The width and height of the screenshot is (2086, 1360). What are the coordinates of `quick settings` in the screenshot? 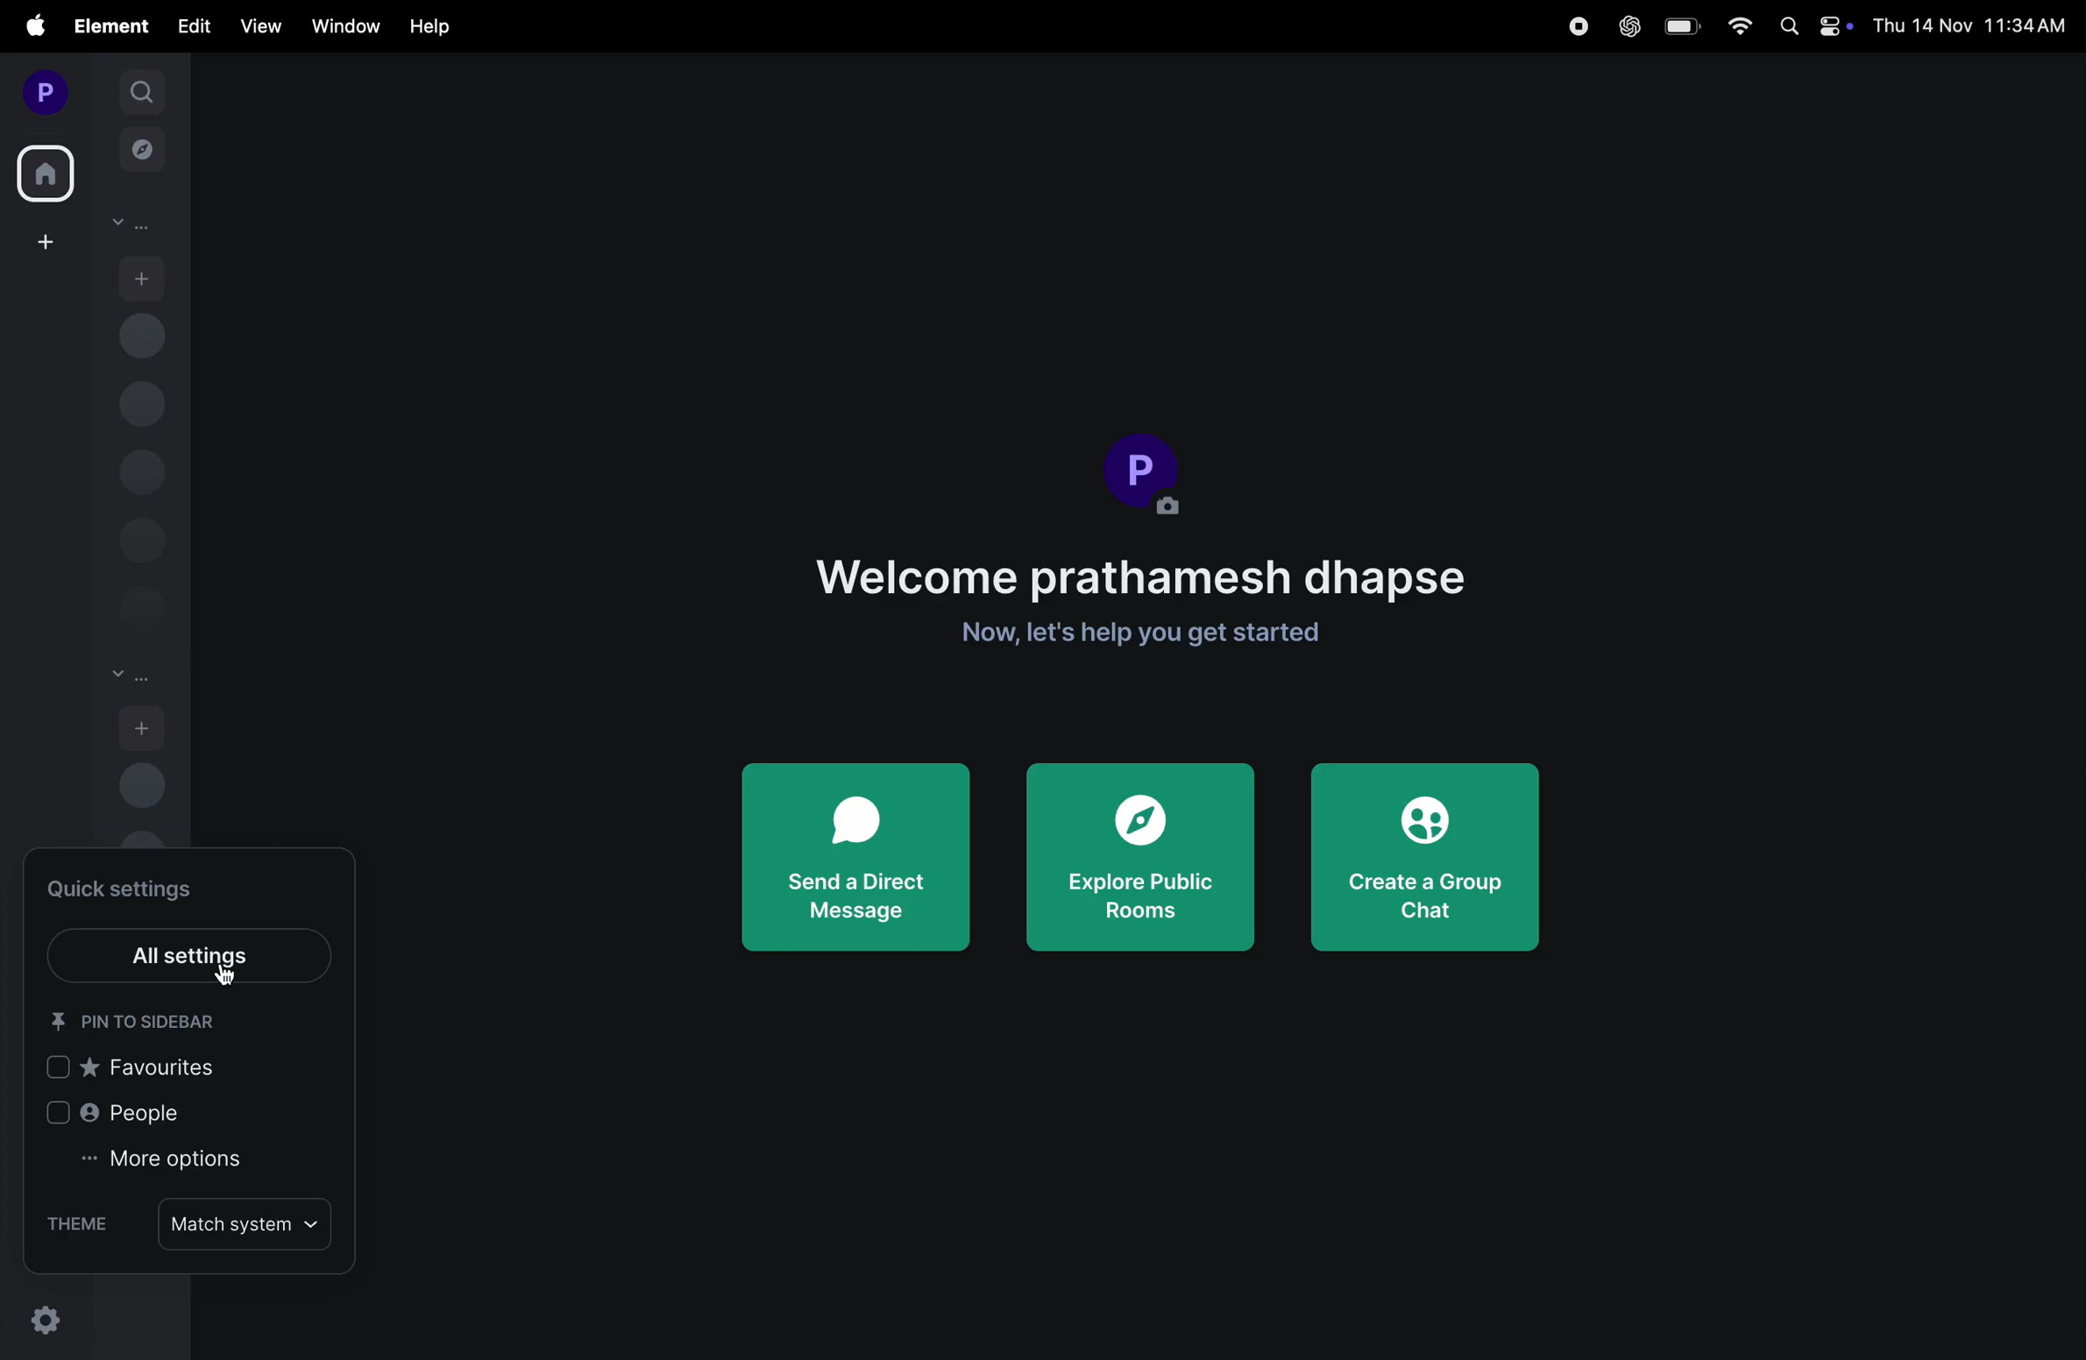 It's located at (136, 887).